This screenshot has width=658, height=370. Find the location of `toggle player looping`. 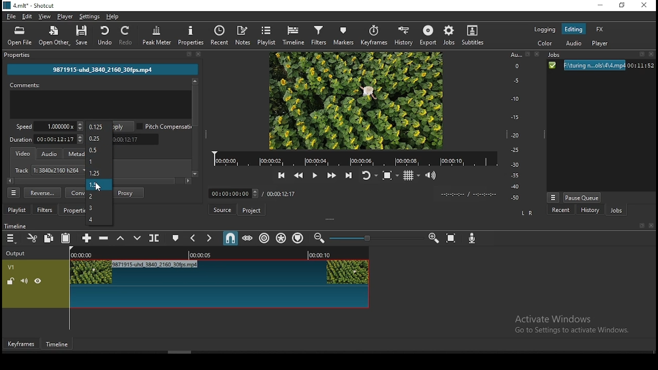

toggle player looping is located at coordinates (369, 178).